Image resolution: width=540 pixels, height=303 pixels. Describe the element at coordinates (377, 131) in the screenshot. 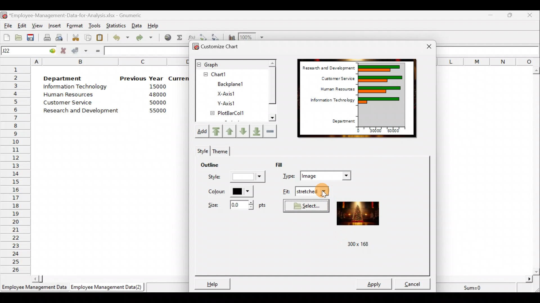

I see `30000` at that location.